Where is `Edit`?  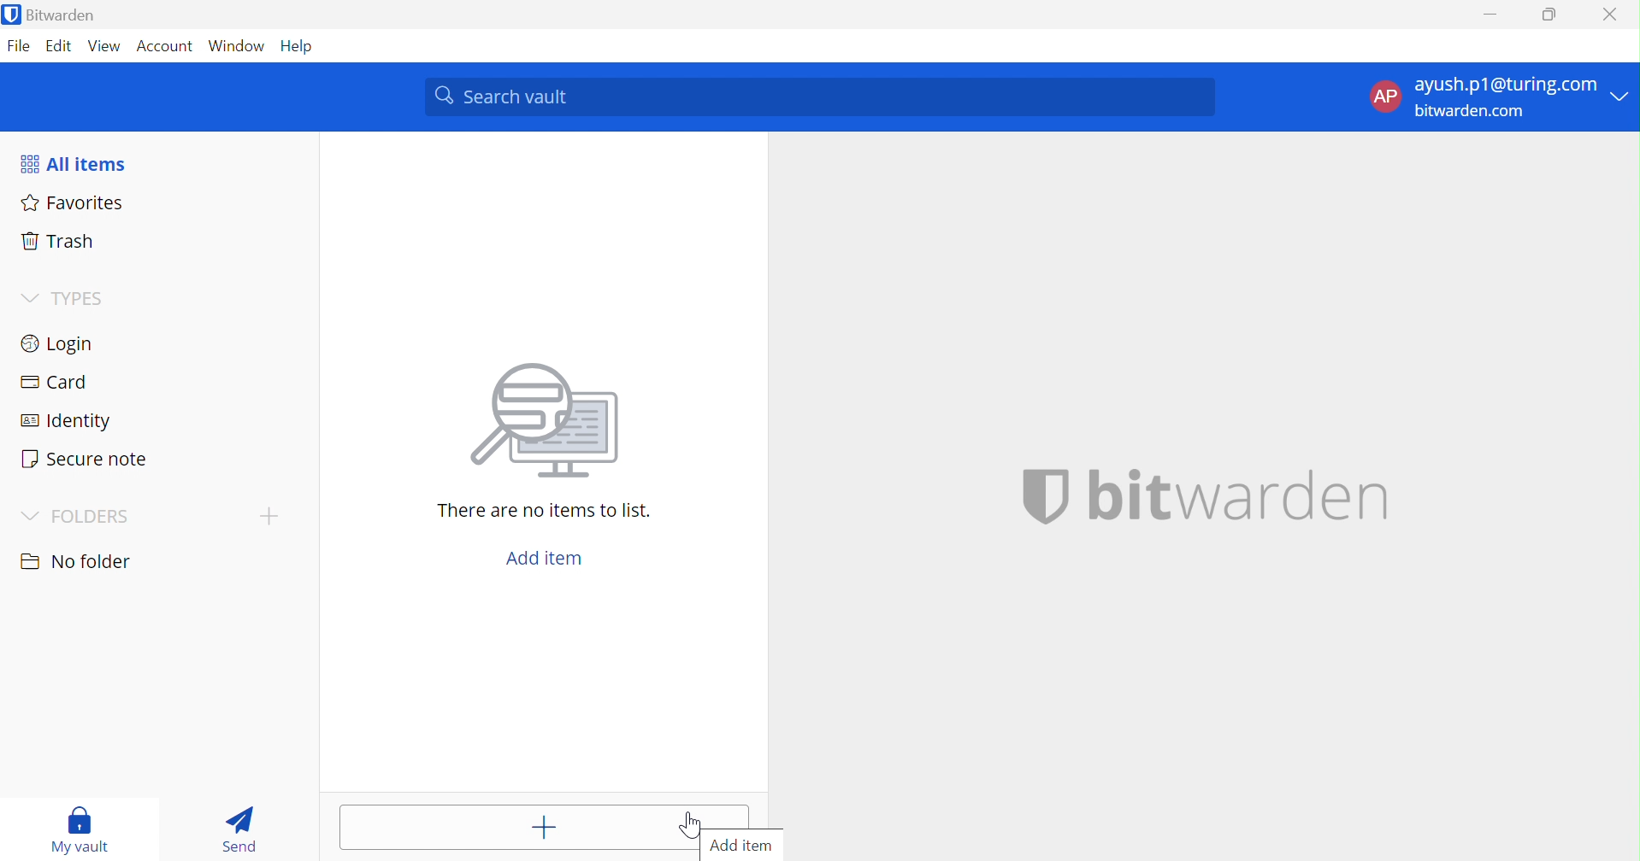 Edit is located at coordinates (56, 45).